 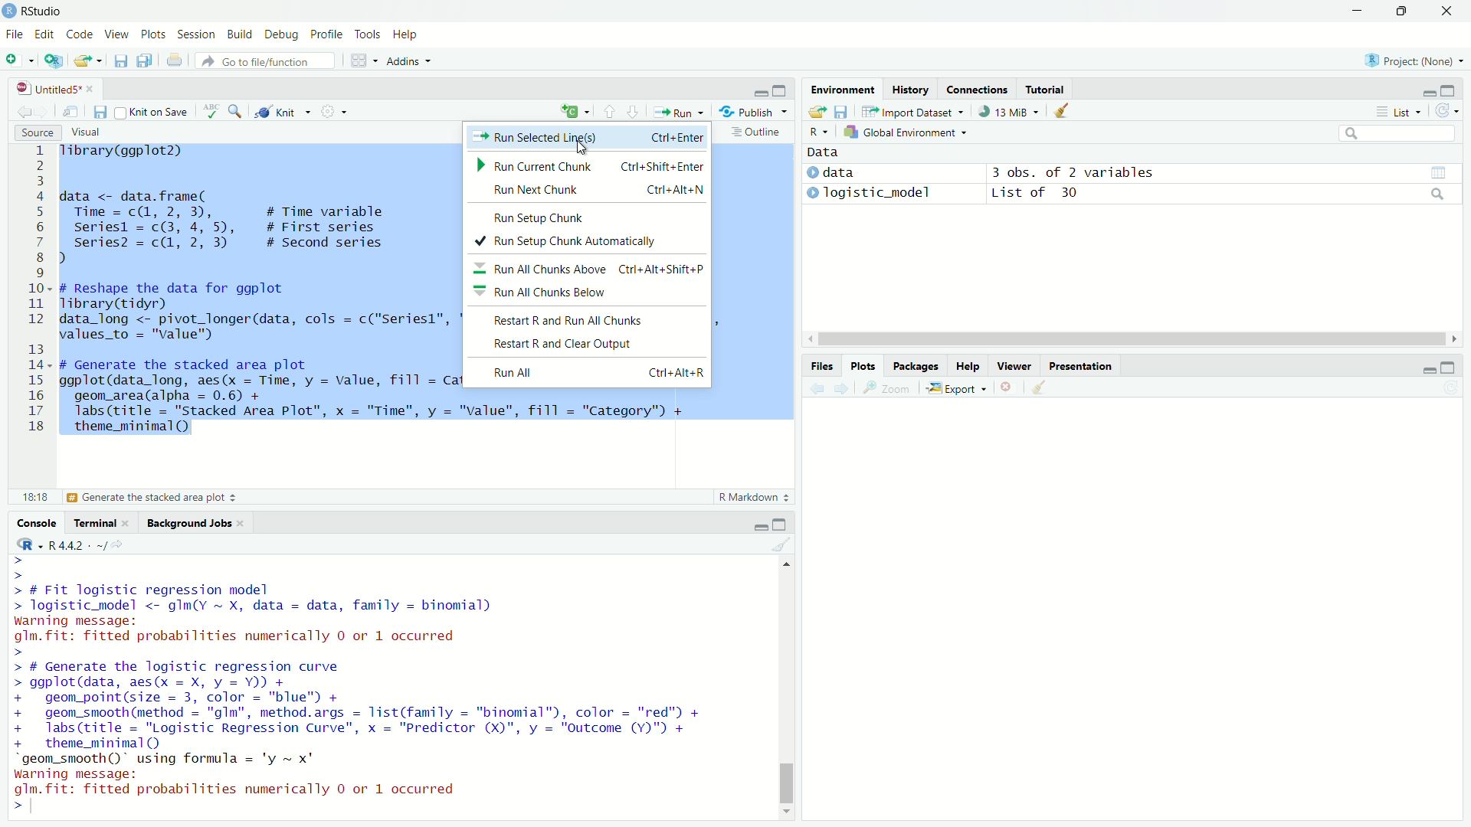 What do you see at coordinates (610, 116) in the screenshot?
I see `upward` at bounding box center [610, 116].